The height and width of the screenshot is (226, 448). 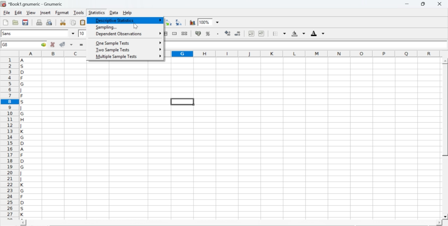 I want to click on cursor, so click(x=135, y=27).